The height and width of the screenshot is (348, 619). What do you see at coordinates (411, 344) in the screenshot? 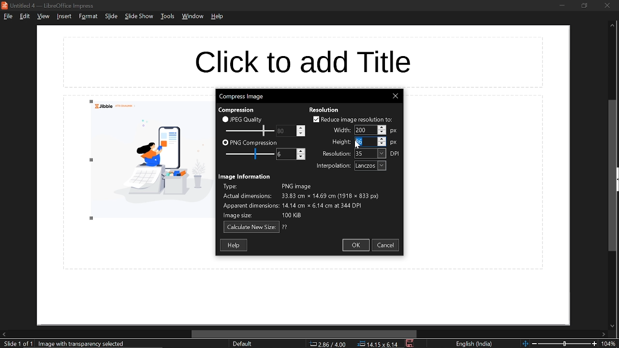
I see `save` at bounding box center [411, 344].